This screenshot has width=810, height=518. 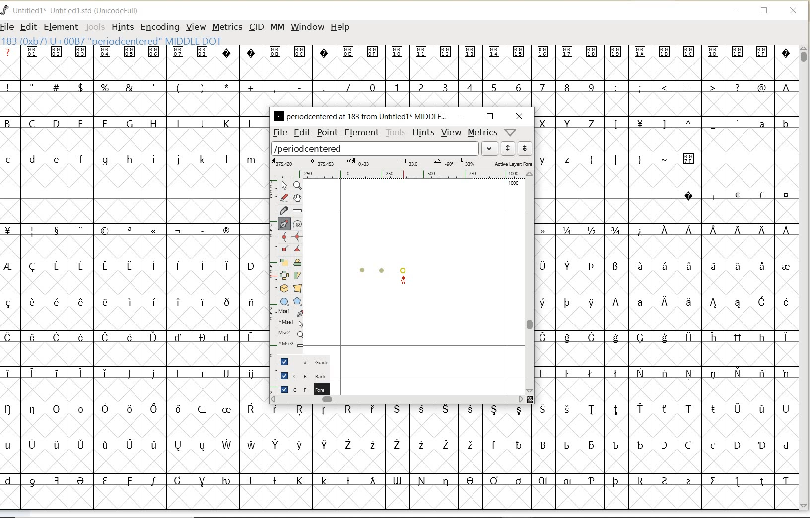 I want to click on edit, so click(x=301, y=132).